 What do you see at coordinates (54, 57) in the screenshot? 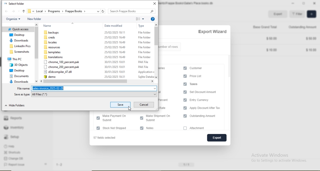
I see `tranclations` at bounding box center [54, 57].